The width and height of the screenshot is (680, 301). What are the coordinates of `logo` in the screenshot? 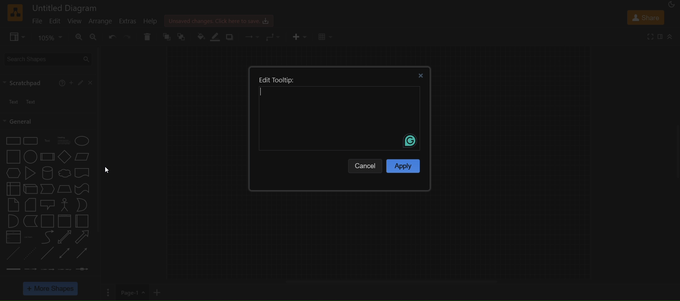 It's located at (14, 13).